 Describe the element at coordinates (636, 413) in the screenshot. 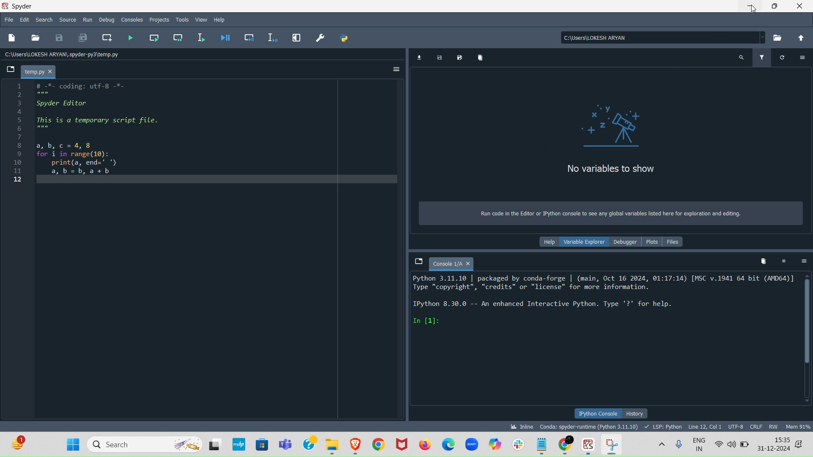

I see `History` at that location.